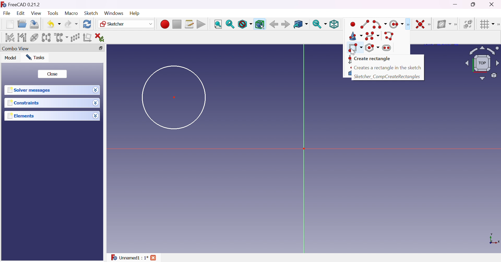 The image size is (501, 262). What do you see at coordinates (365, 24) in the screenshot?
I see `line` at bounding box center [365, 24].